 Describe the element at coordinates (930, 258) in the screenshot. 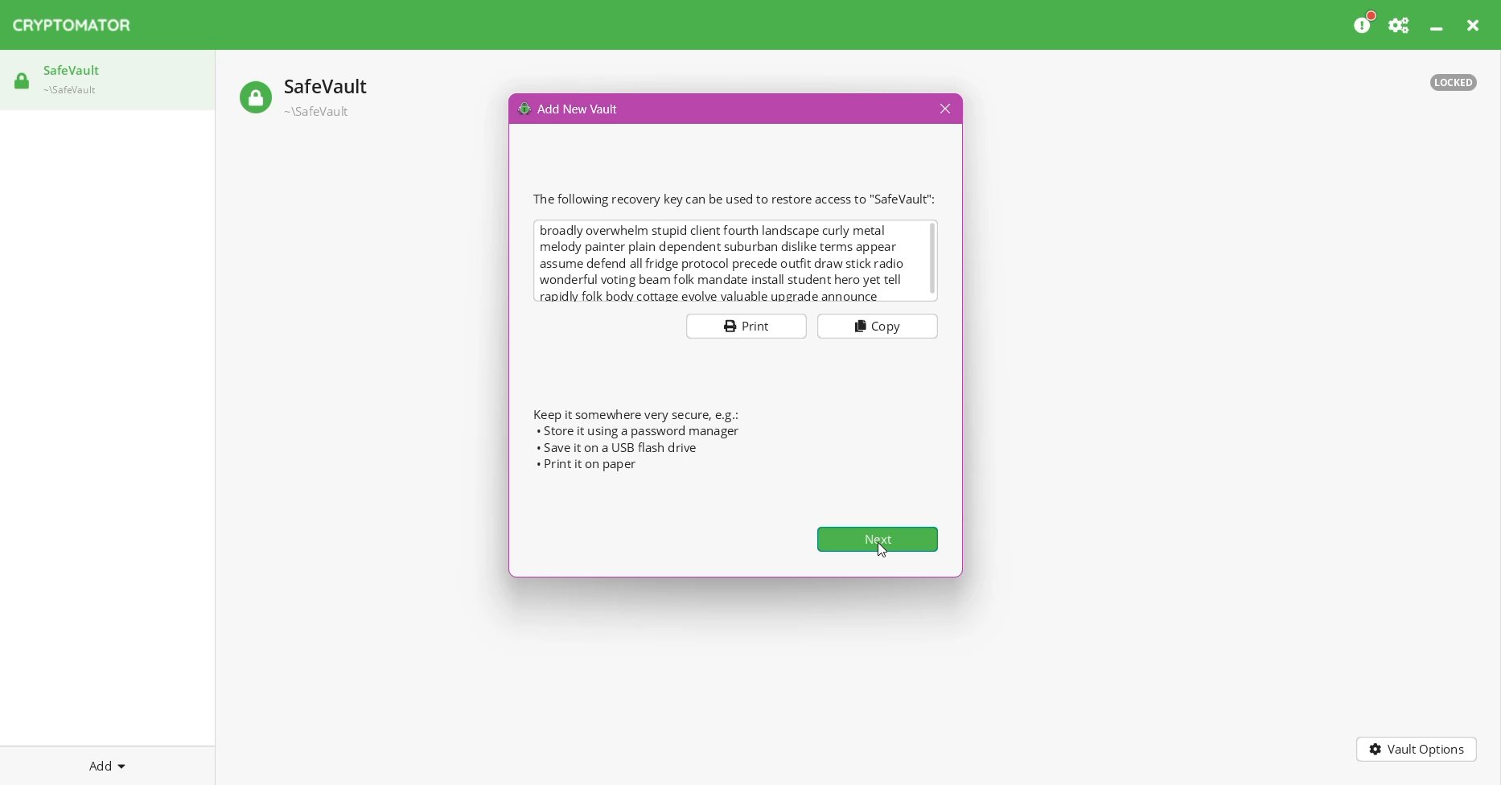

I see `Vertical scroll bar` at that location.